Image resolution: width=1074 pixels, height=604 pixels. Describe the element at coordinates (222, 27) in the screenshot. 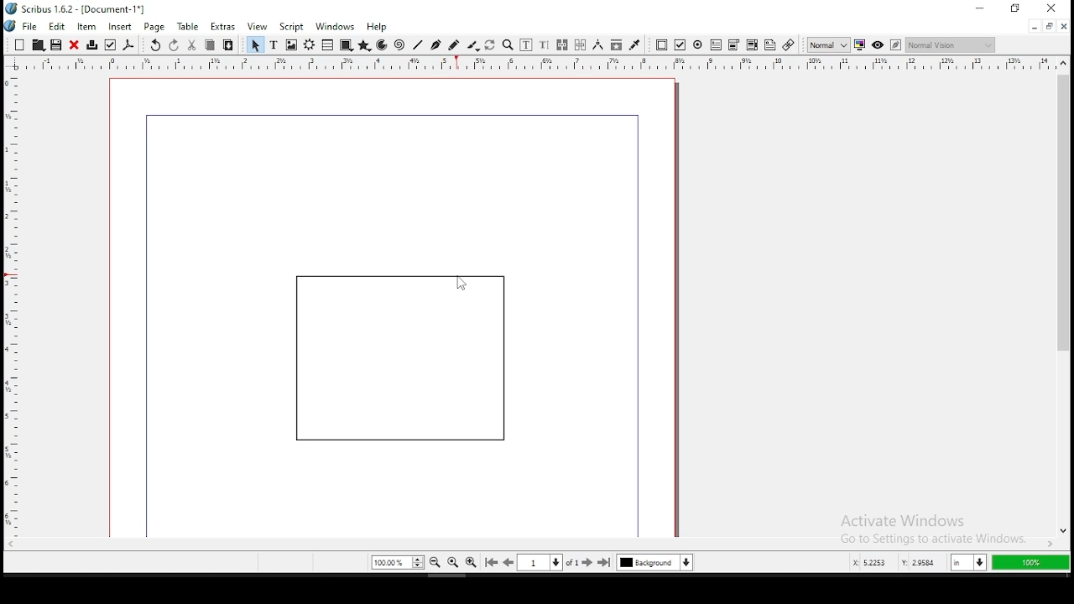

I see `extras` at that location.